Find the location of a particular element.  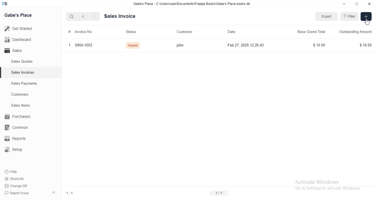

Reports is located at coordinates (19, 139).